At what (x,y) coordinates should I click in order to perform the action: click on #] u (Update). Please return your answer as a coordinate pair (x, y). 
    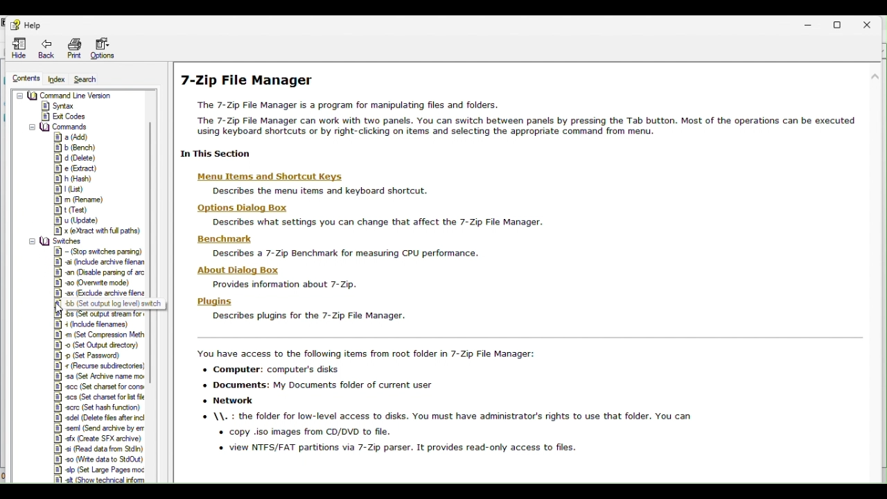
    Looking at the image, I should click on (78, 220).